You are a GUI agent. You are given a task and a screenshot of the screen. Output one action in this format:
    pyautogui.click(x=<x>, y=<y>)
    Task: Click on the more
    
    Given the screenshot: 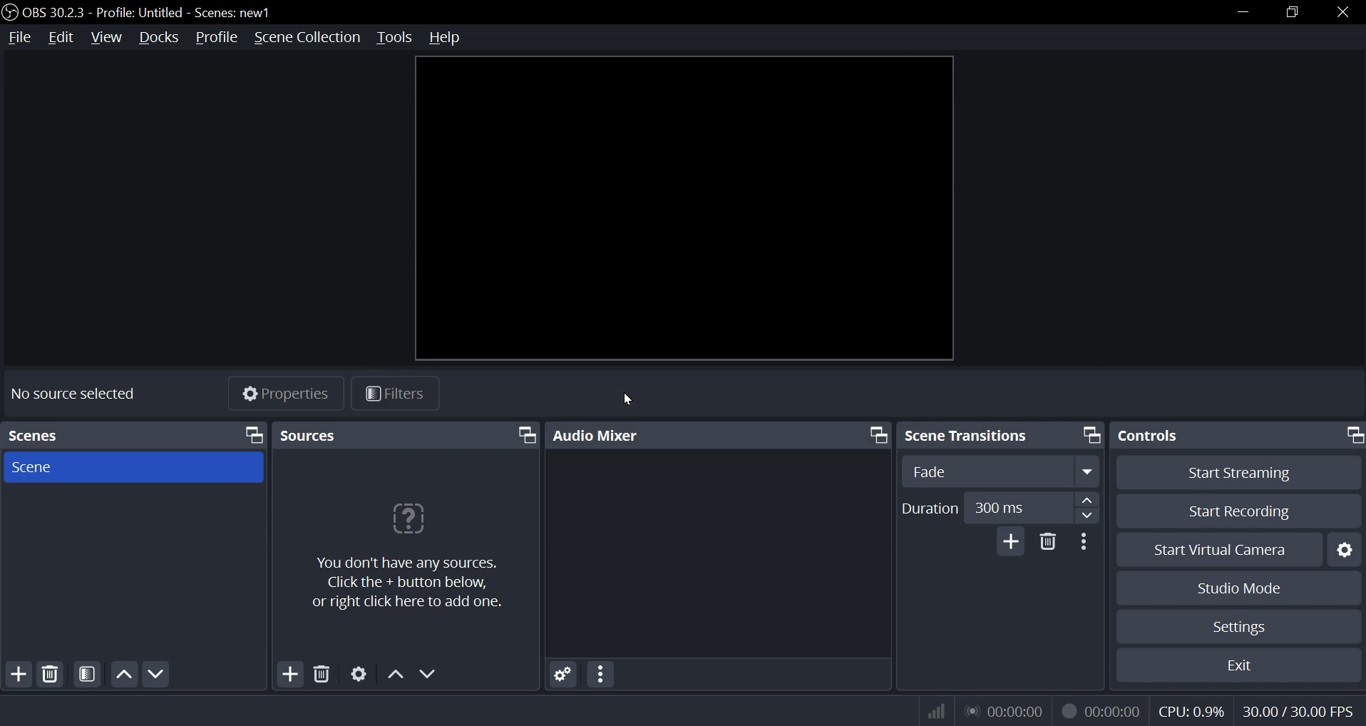 What is the action you would take?
    pyautogui.click(x=602, y=674)
    